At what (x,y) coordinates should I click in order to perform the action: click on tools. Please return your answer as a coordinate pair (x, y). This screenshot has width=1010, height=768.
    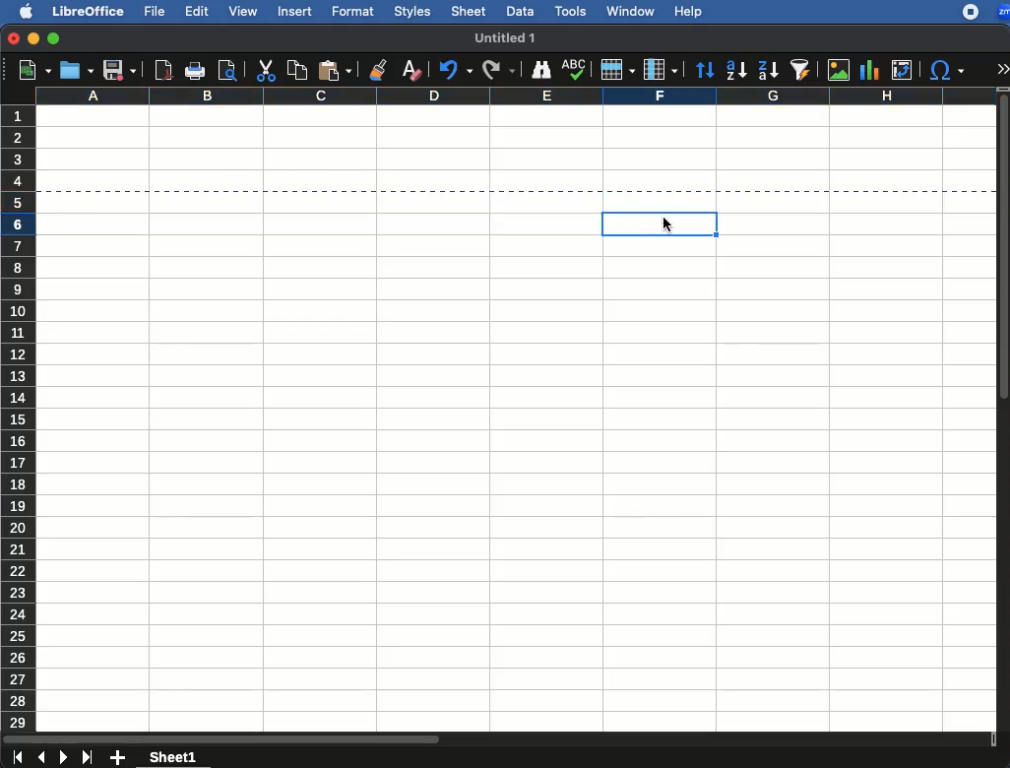
    Looking at the image, I should click on (572, 11).